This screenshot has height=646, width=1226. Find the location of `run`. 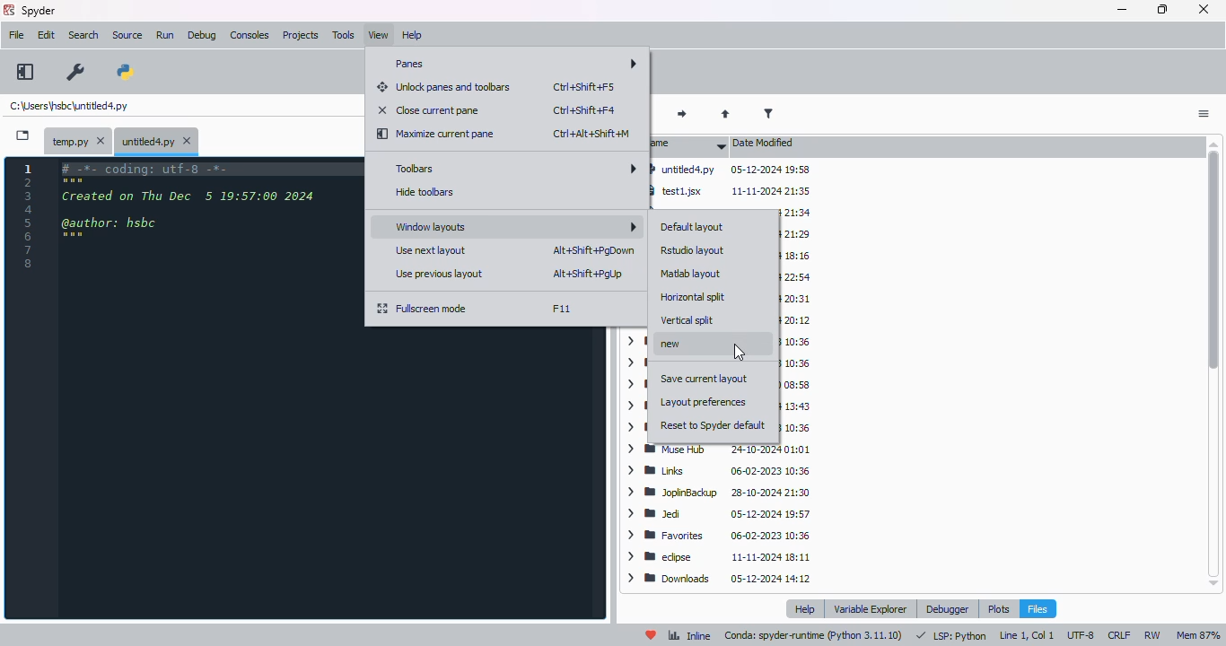

run is located at coordinates (165, 35).